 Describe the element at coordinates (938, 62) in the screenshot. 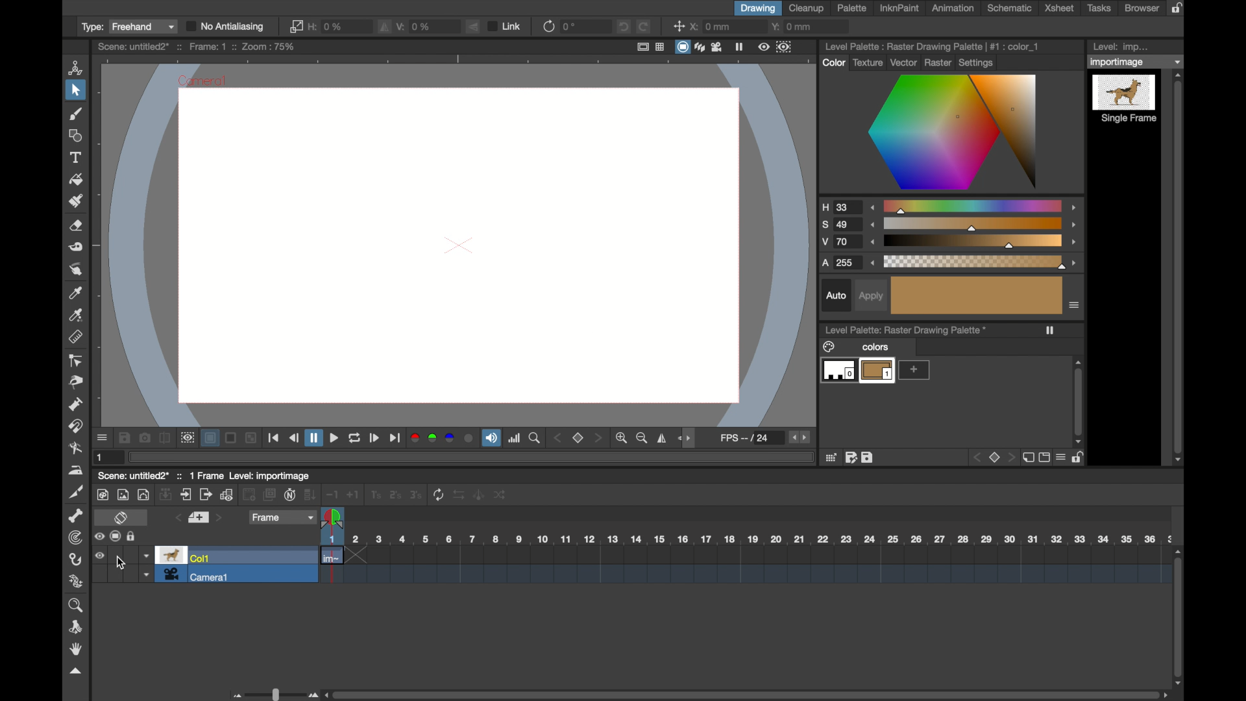

I see `raster` at that location.